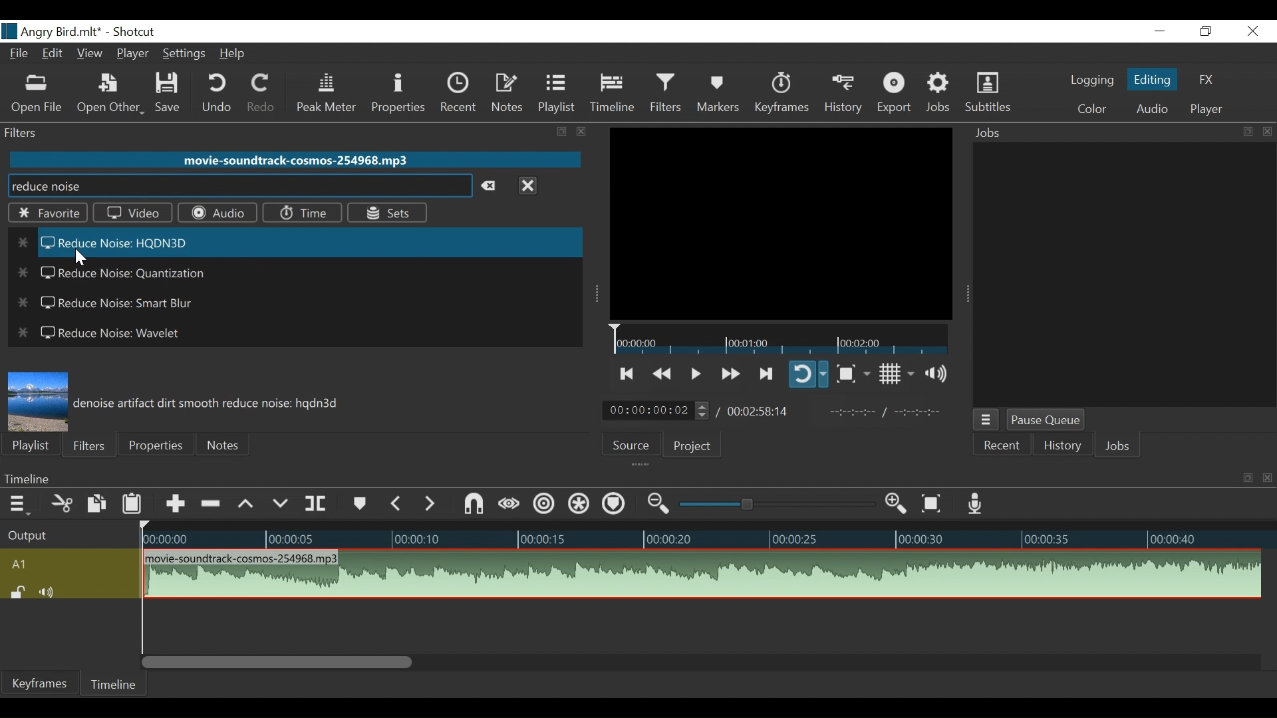  I want to click on Play forward quickly, so click(767, 373).